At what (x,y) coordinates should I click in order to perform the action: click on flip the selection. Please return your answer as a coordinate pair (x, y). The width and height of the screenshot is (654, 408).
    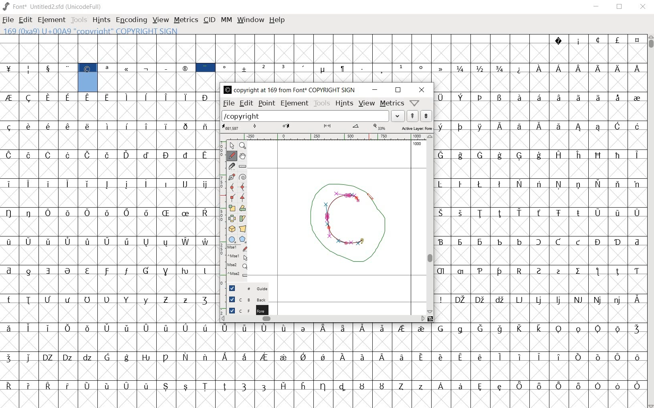
    Looking at the image, I should click on (232, 218).